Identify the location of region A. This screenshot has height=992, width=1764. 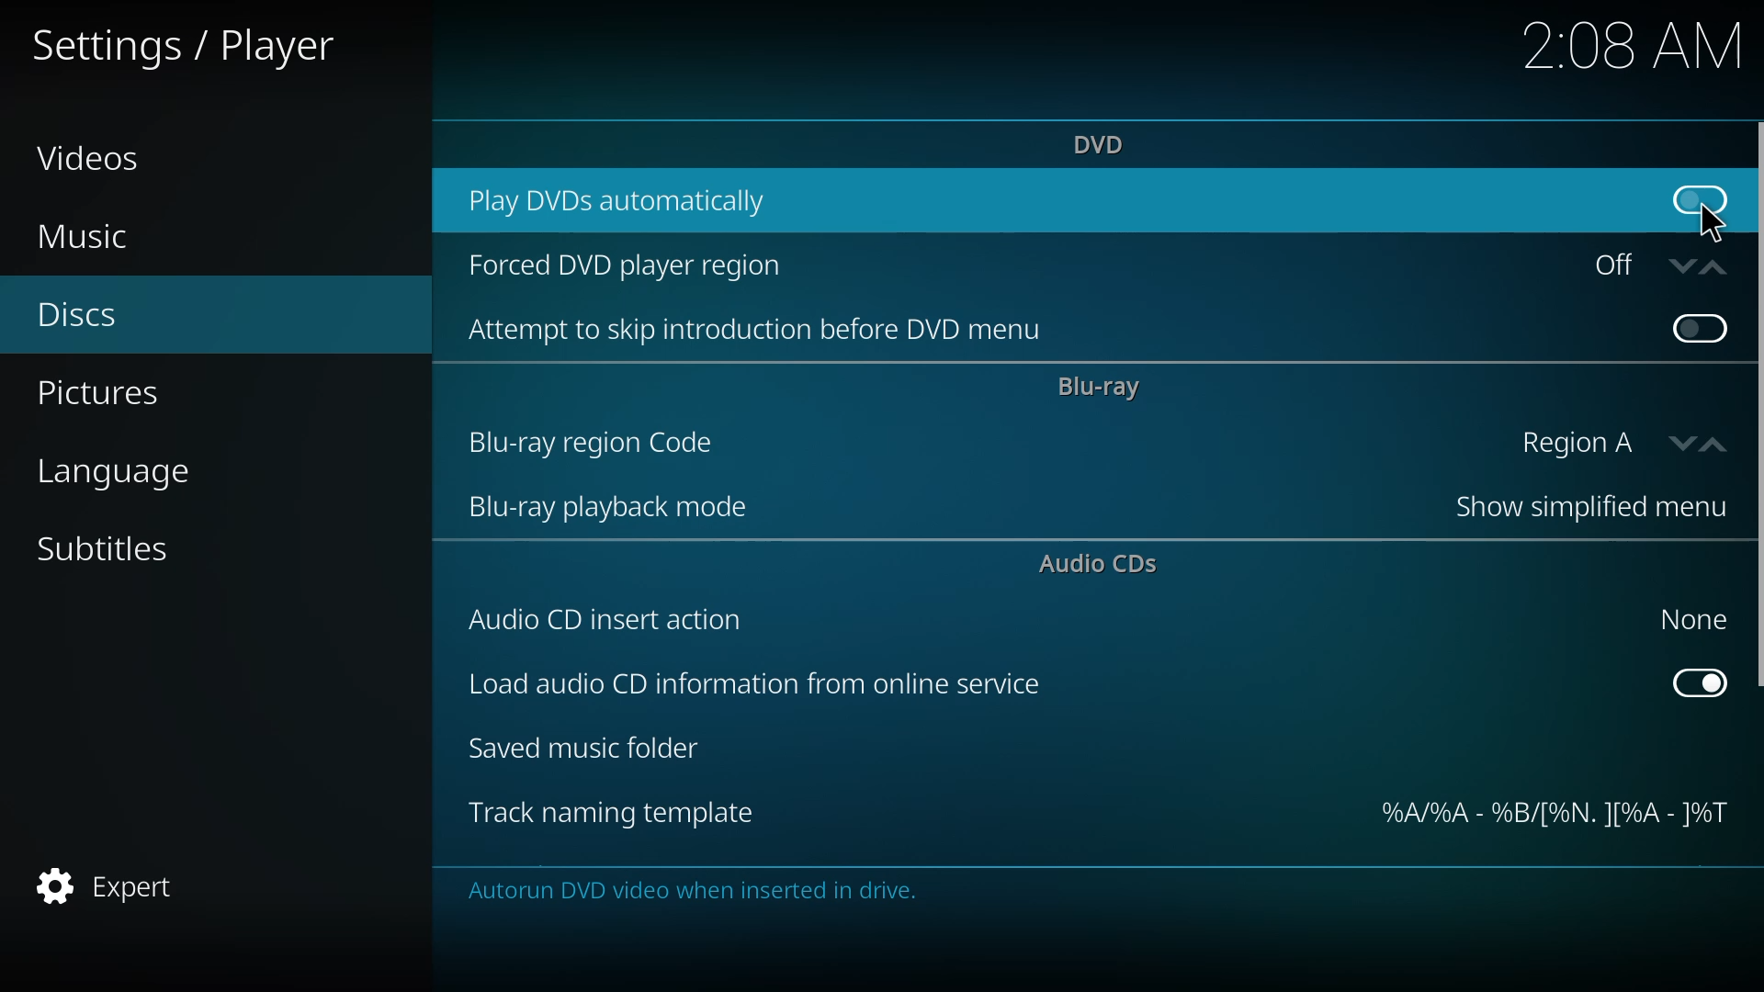
(1611, 442).